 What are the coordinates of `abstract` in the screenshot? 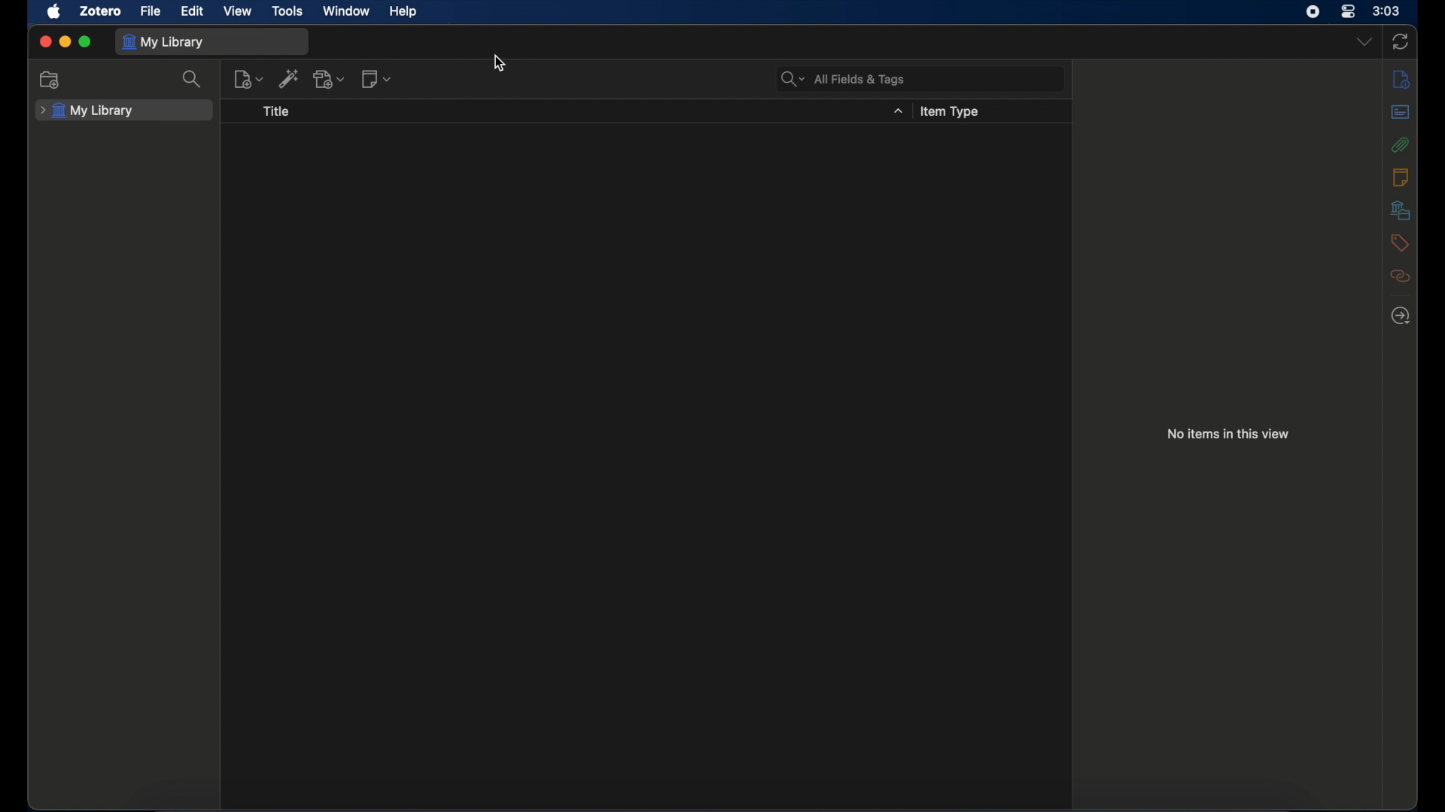 It's located at (1401, 111).